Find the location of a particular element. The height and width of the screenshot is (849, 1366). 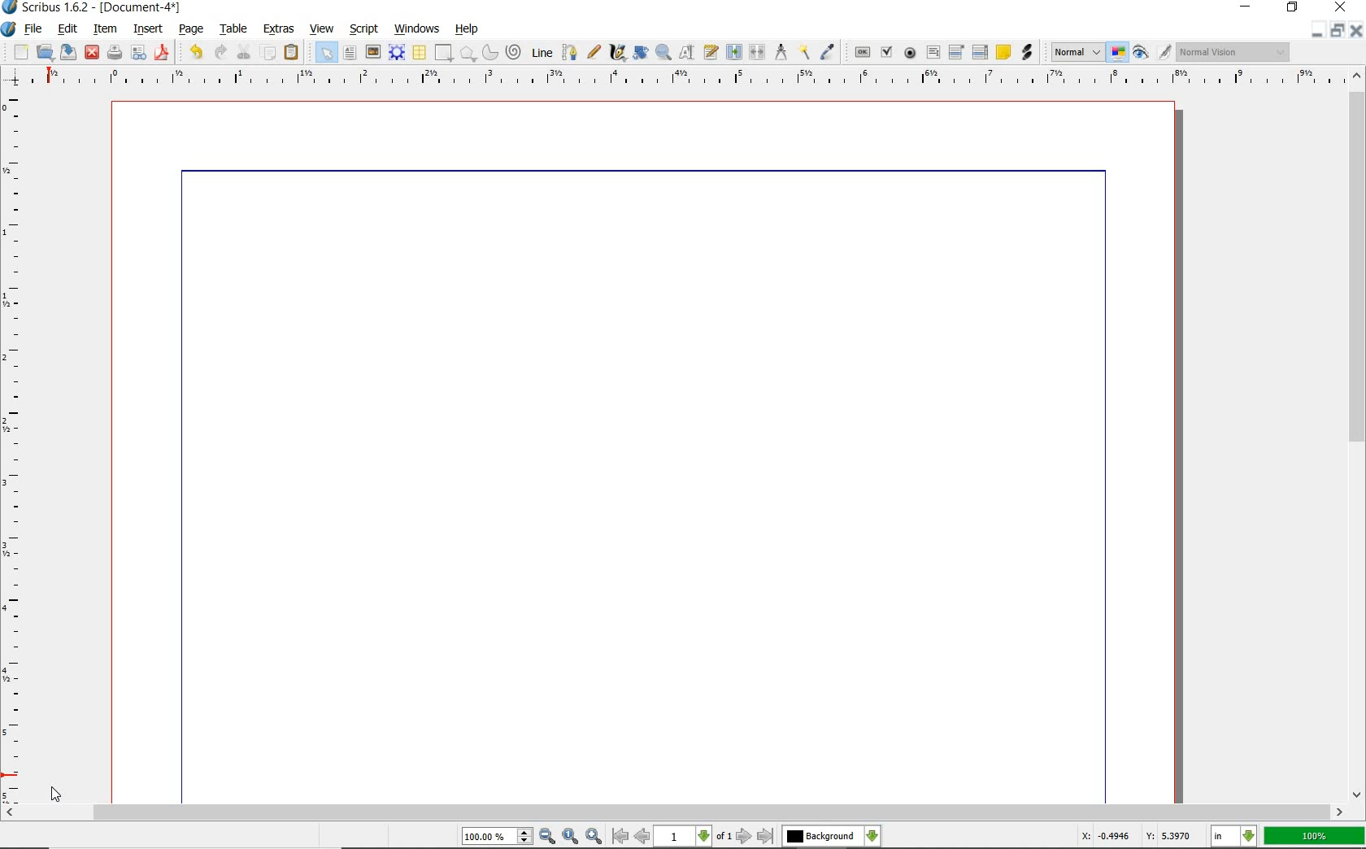

save as pdf is located at coordinates (160, 52).